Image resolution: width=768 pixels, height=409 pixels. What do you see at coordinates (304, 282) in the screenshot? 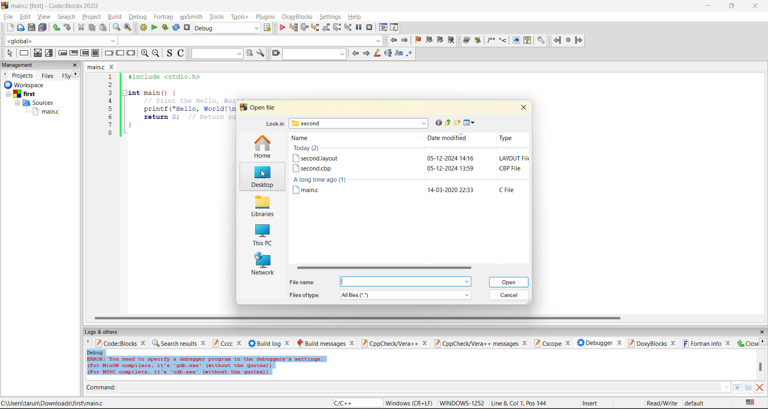
I see `file name` at bounding box center [304, 282].